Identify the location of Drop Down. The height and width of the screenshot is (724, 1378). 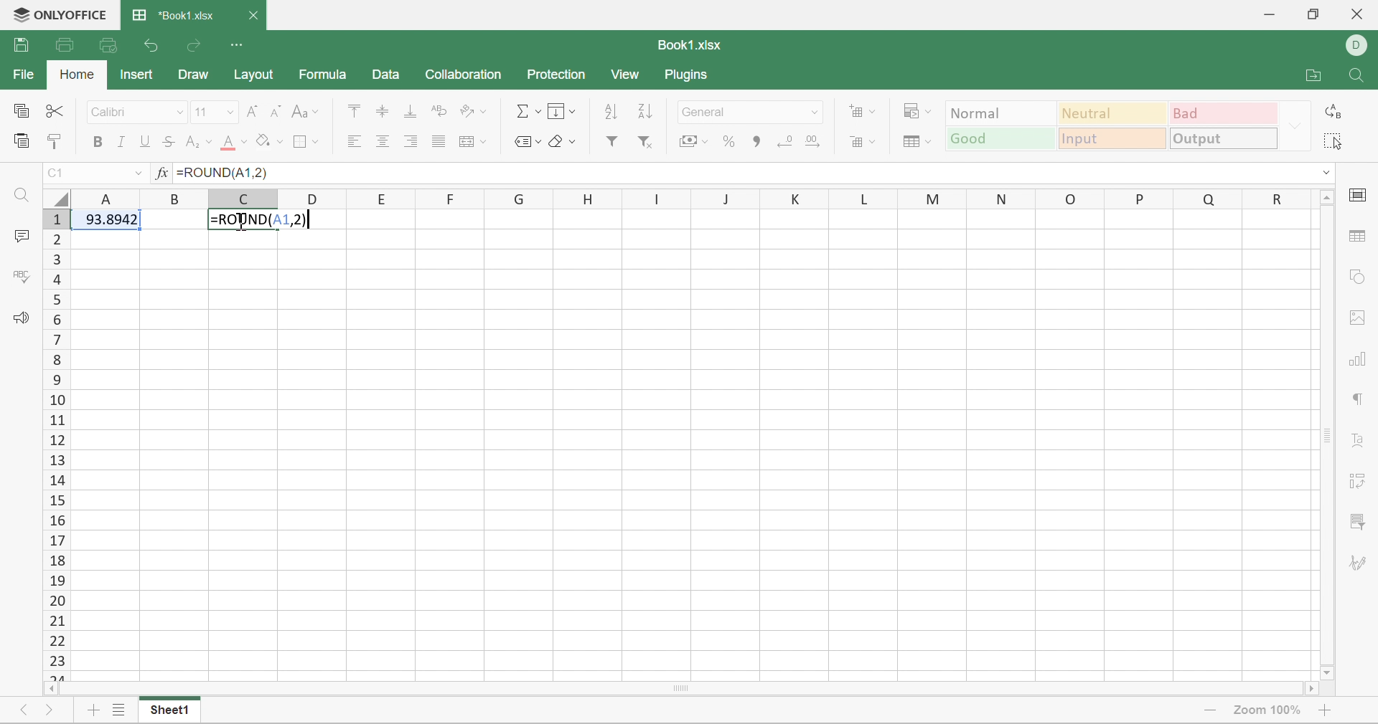
(1324, 173).